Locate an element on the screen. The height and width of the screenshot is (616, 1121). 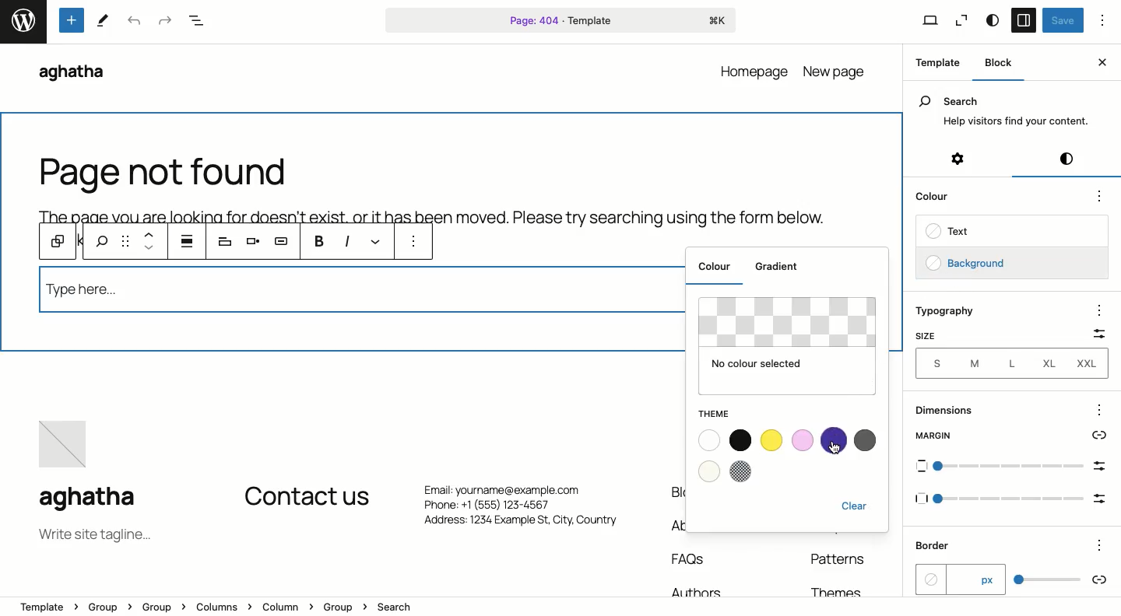
Options is located at coordinates (1107, 21).